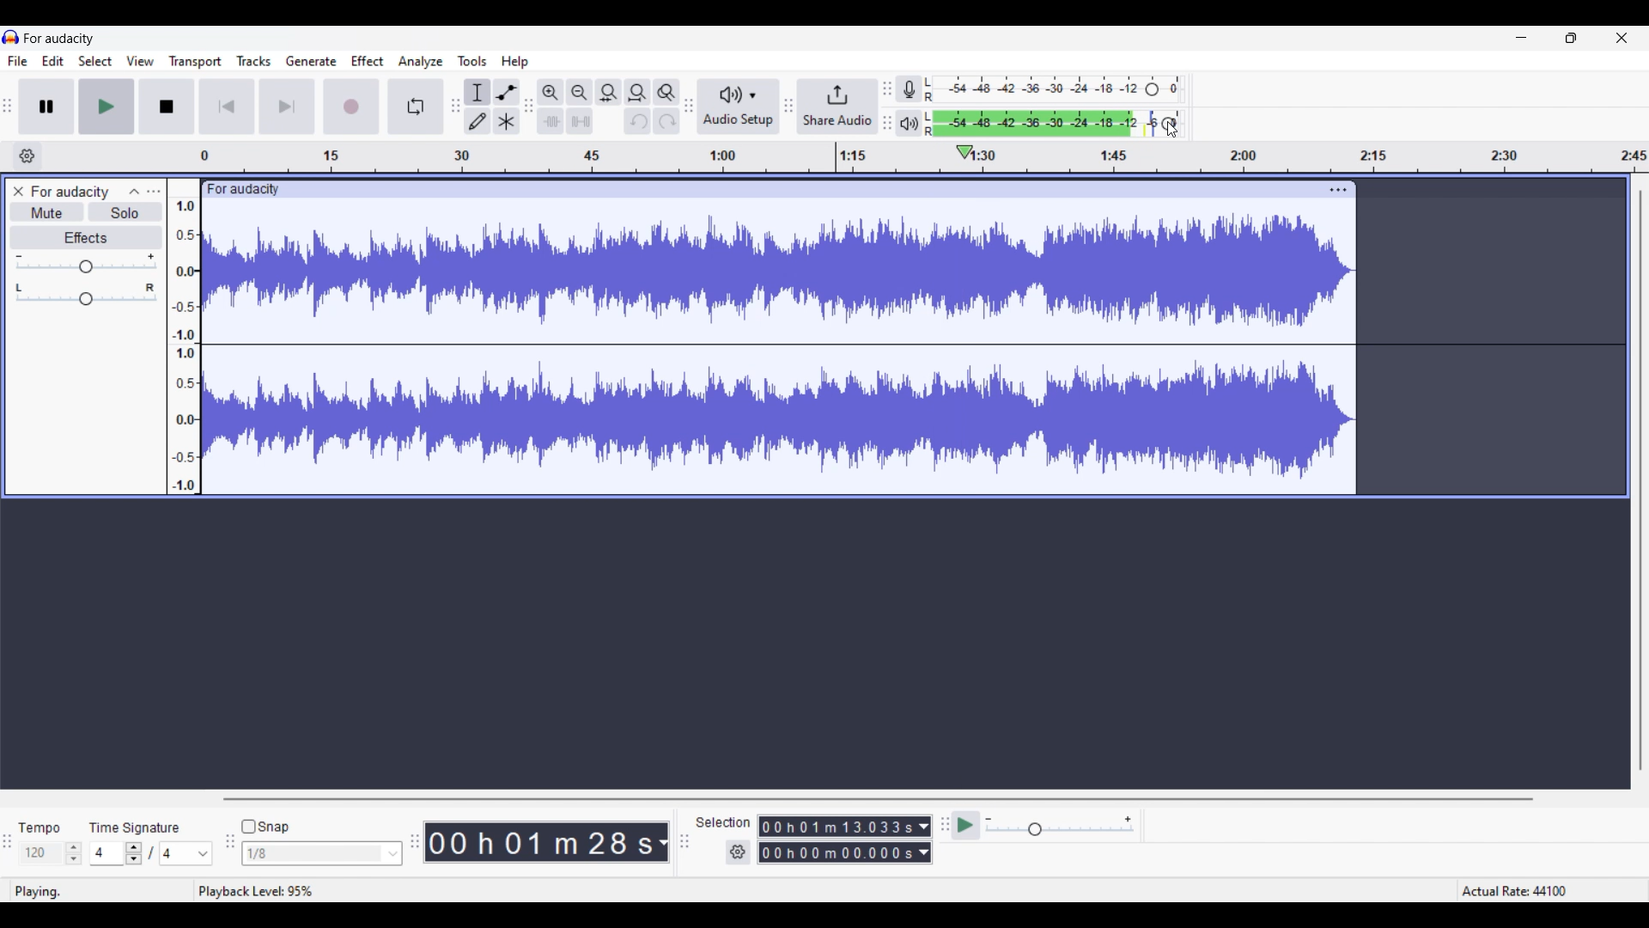  I want to click on Solo, so click(125, 211).